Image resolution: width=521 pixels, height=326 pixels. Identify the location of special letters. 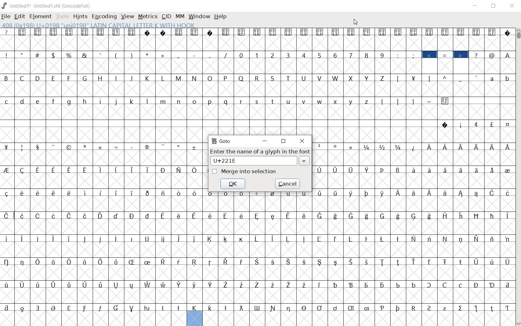
(257, 215).